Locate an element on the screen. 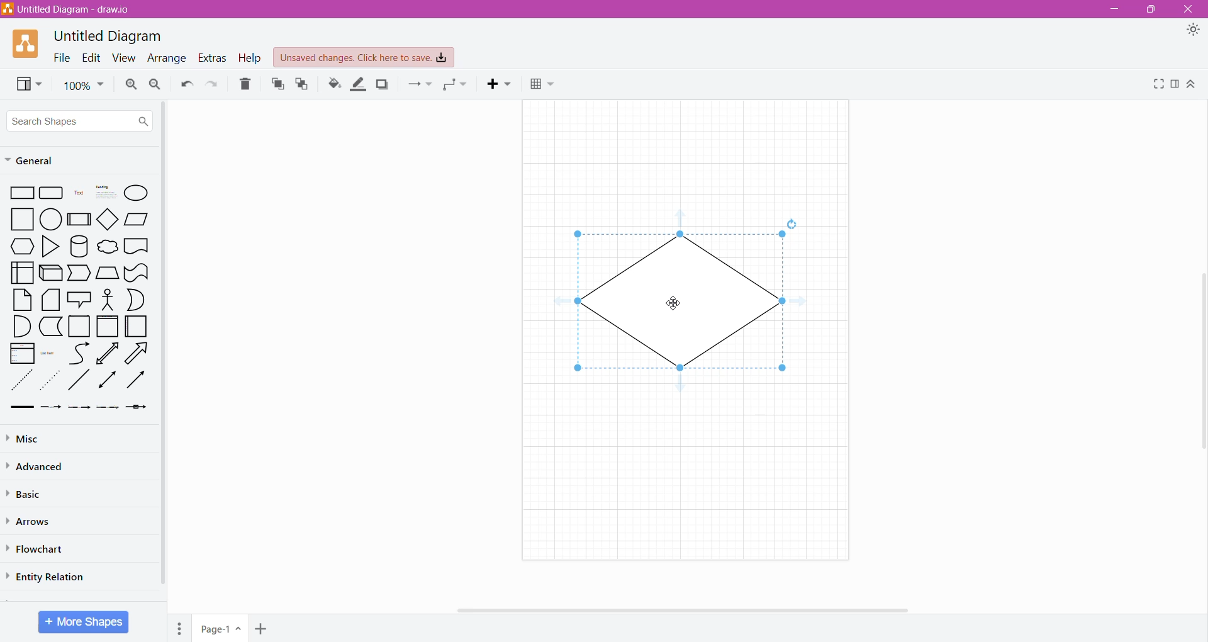  Minimize is located at coordinates (1114, 9).